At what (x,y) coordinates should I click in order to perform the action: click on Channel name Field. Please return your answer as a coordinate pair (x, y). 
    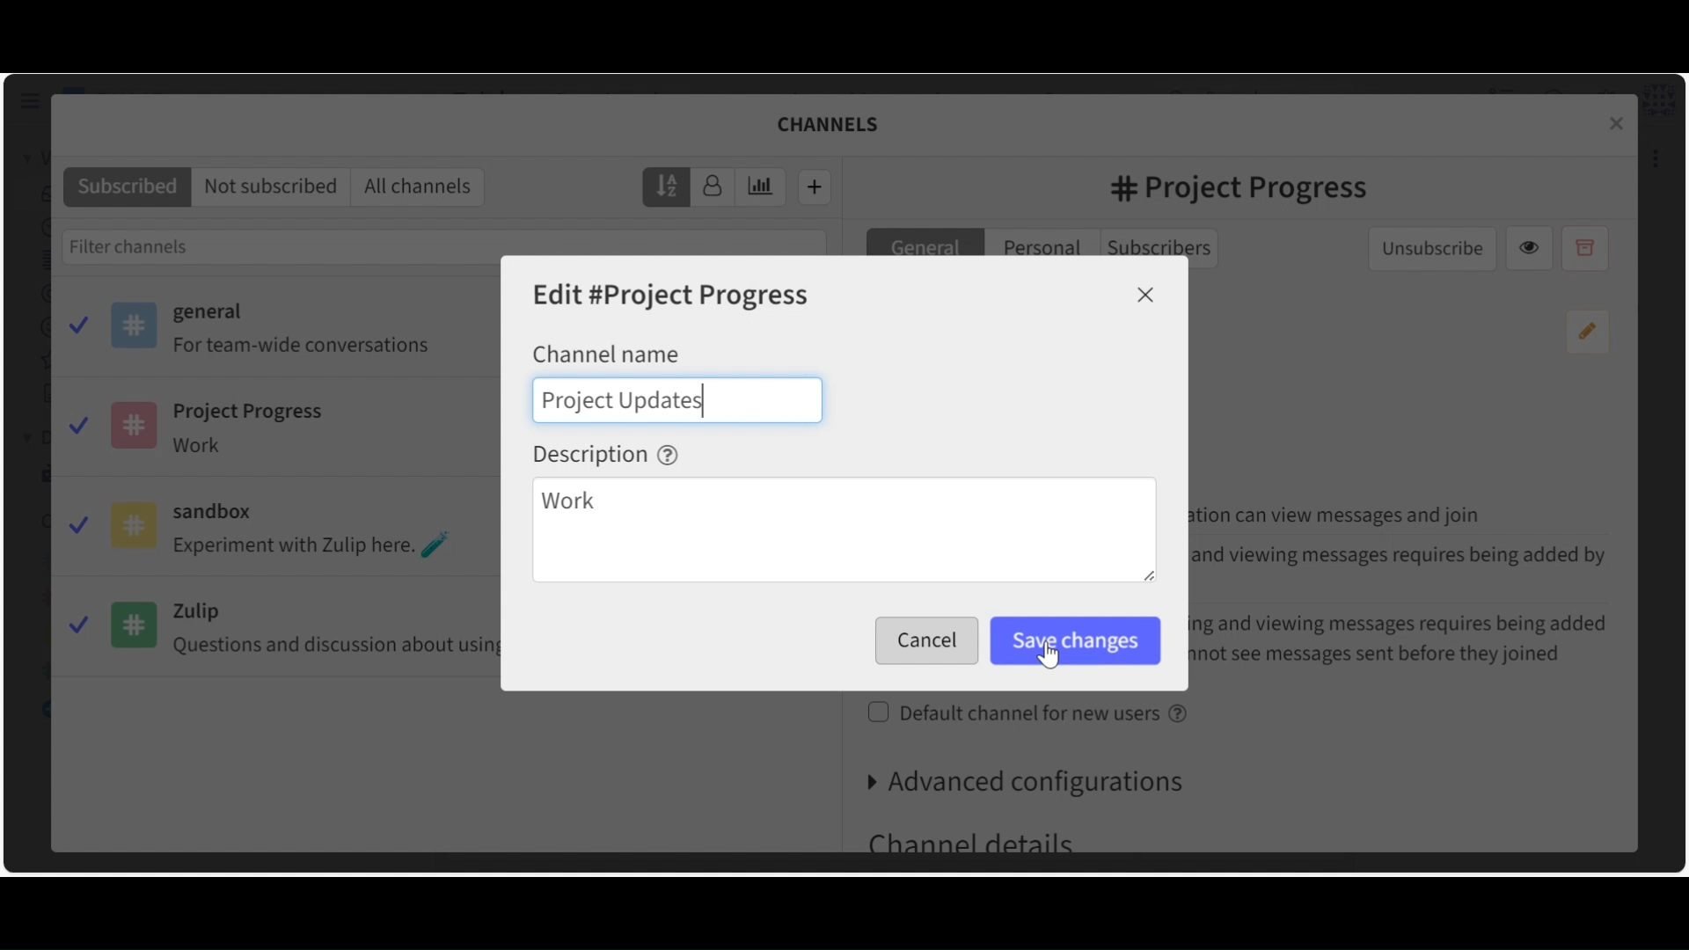
    Looking at the image, I should click on (677, 399).